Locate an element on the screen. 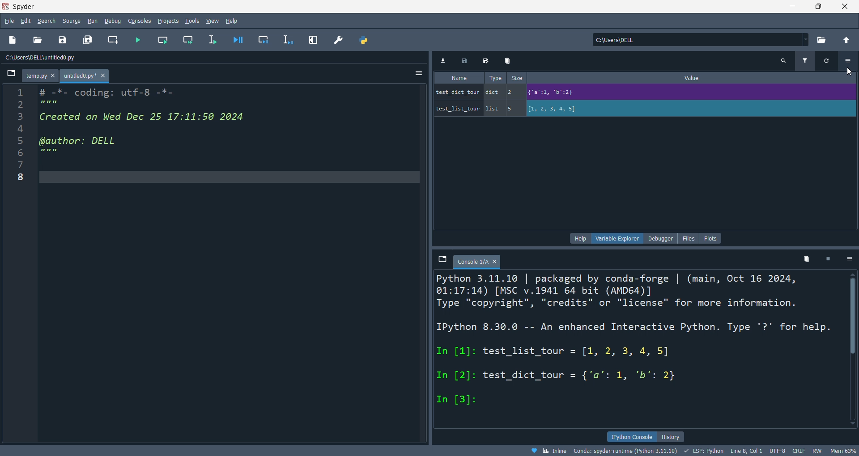 The height and width of the screenshot is (456, 859). save as is located at coordinates (485, 60).